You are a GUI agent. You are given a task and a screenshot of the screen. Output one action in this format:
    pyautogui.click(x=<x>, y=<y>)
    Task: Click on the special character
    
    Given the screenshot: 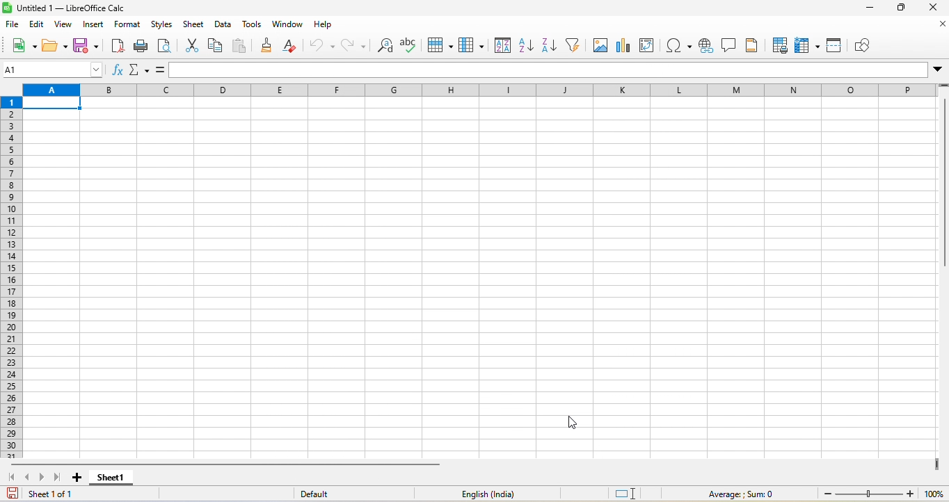 What is the action you would take?
    pyautogui.click(x=679, y=45)
    